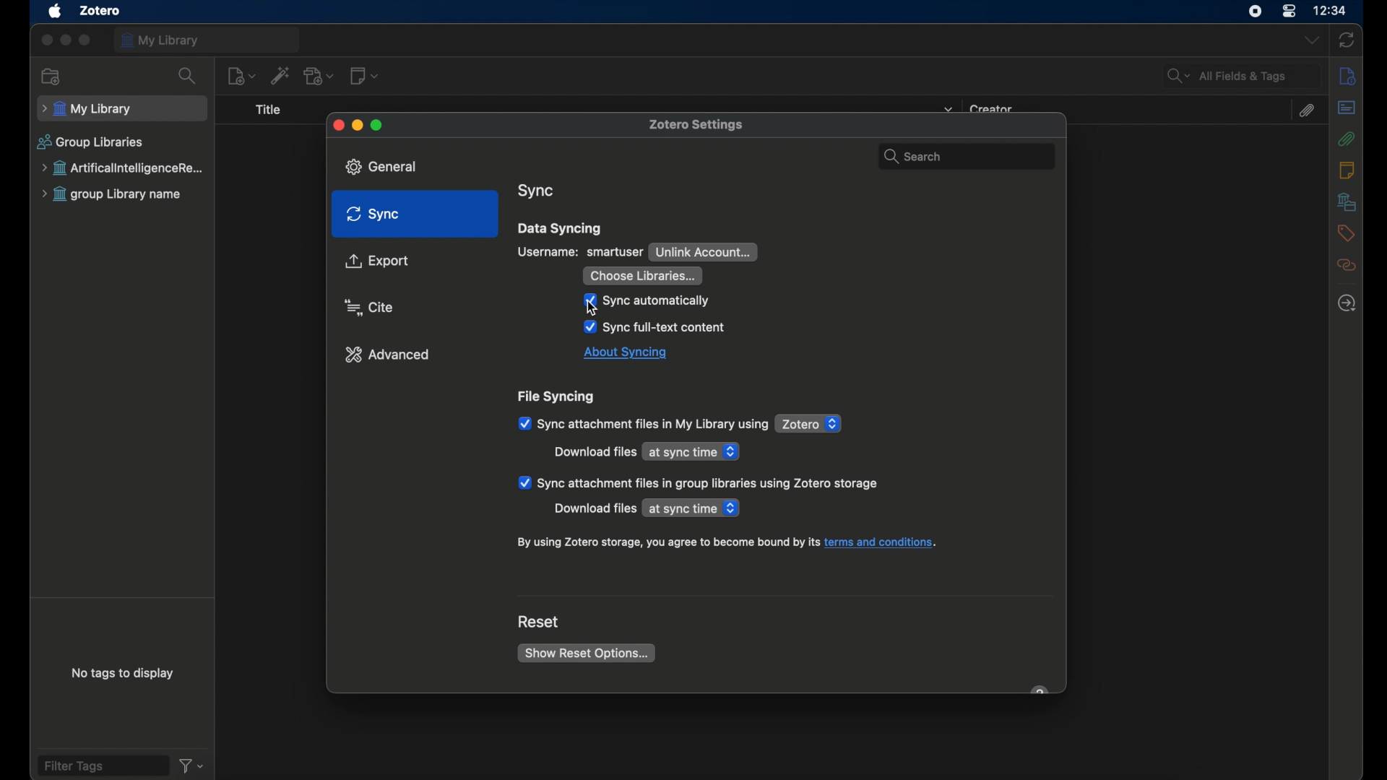  Describe the element at coordinates (191, 766) in the screenshot. I see `filter` at that location.